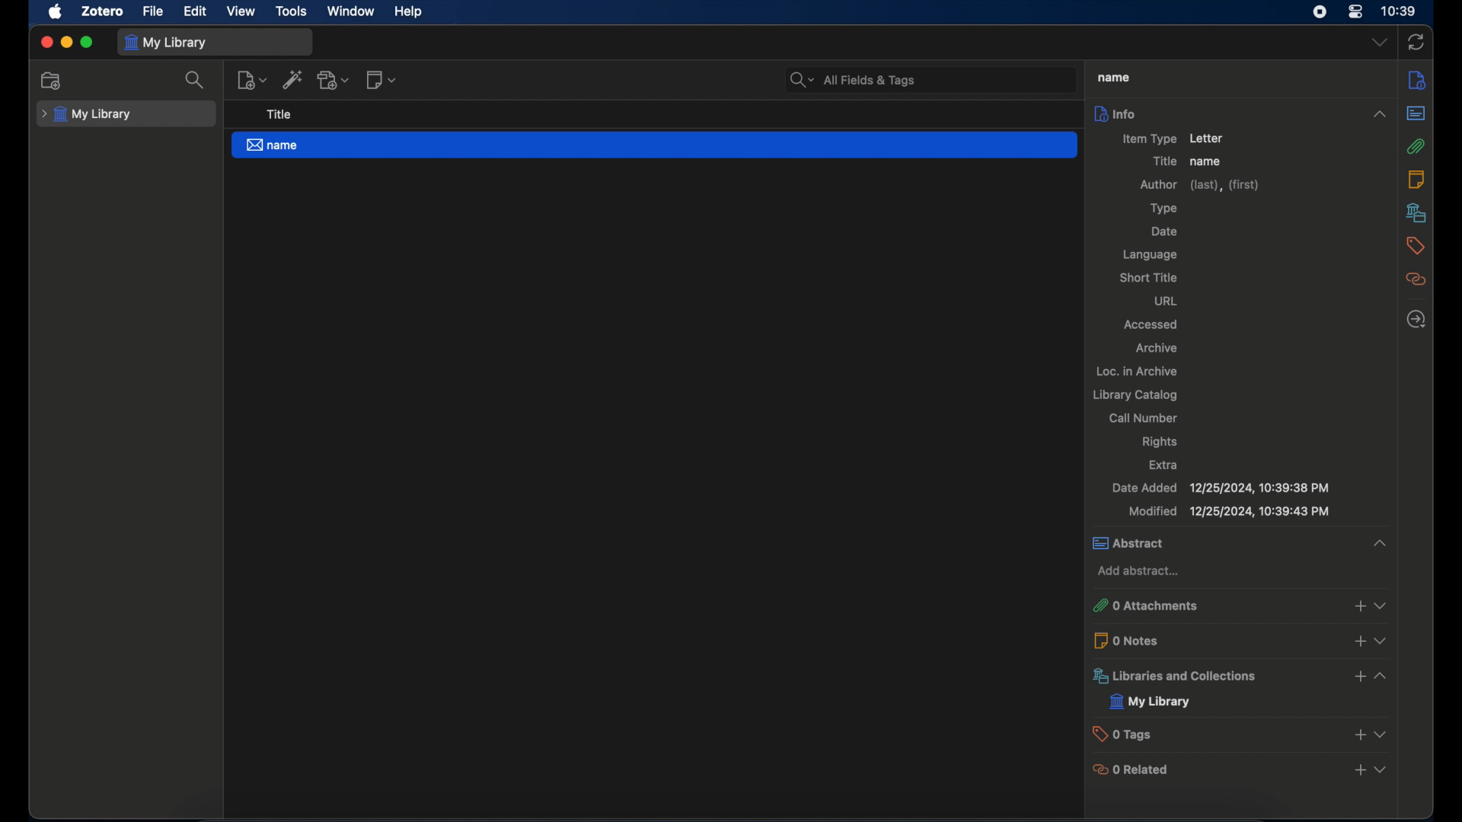 This screenshot has width=1462, height=822. Describe the element at coordinates (1417, 81) in the screenshot. I see `info` at that location.